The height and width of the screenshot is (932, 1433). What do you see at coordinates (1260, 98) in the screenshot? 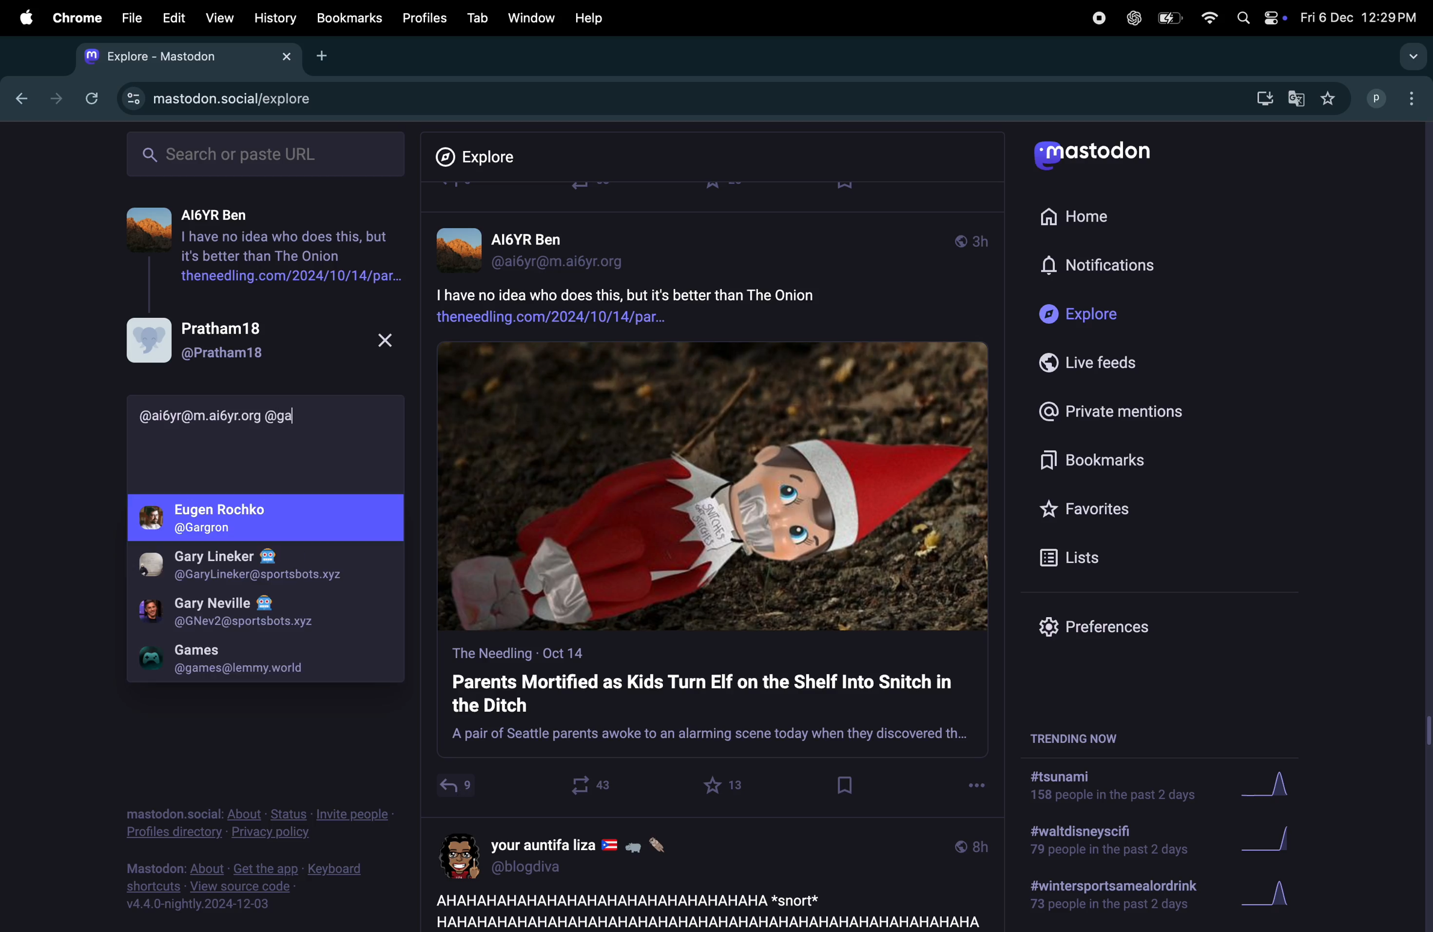
I see `download masto don` at bounding box center [1260, 98].